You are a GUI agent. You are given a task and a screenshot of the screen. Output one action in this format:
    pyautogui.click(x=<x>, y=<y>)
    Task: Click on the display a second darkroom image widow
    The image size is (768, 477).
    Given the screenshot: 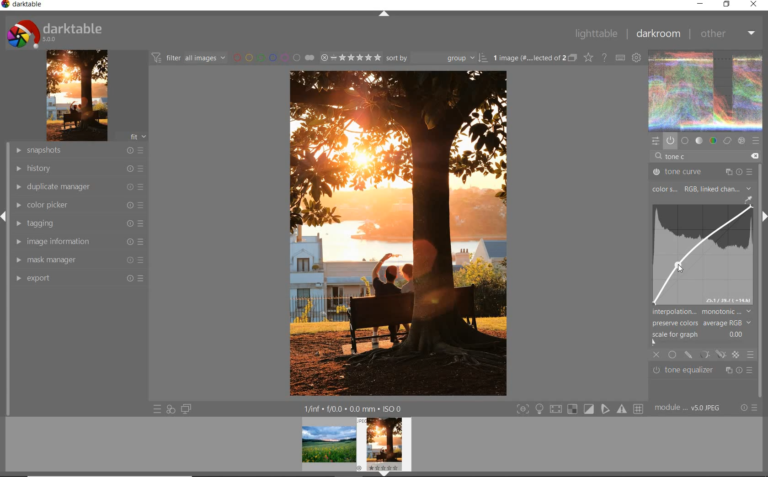 What is the action you would take?
    pyautogui.click(x=187, y=409)
    